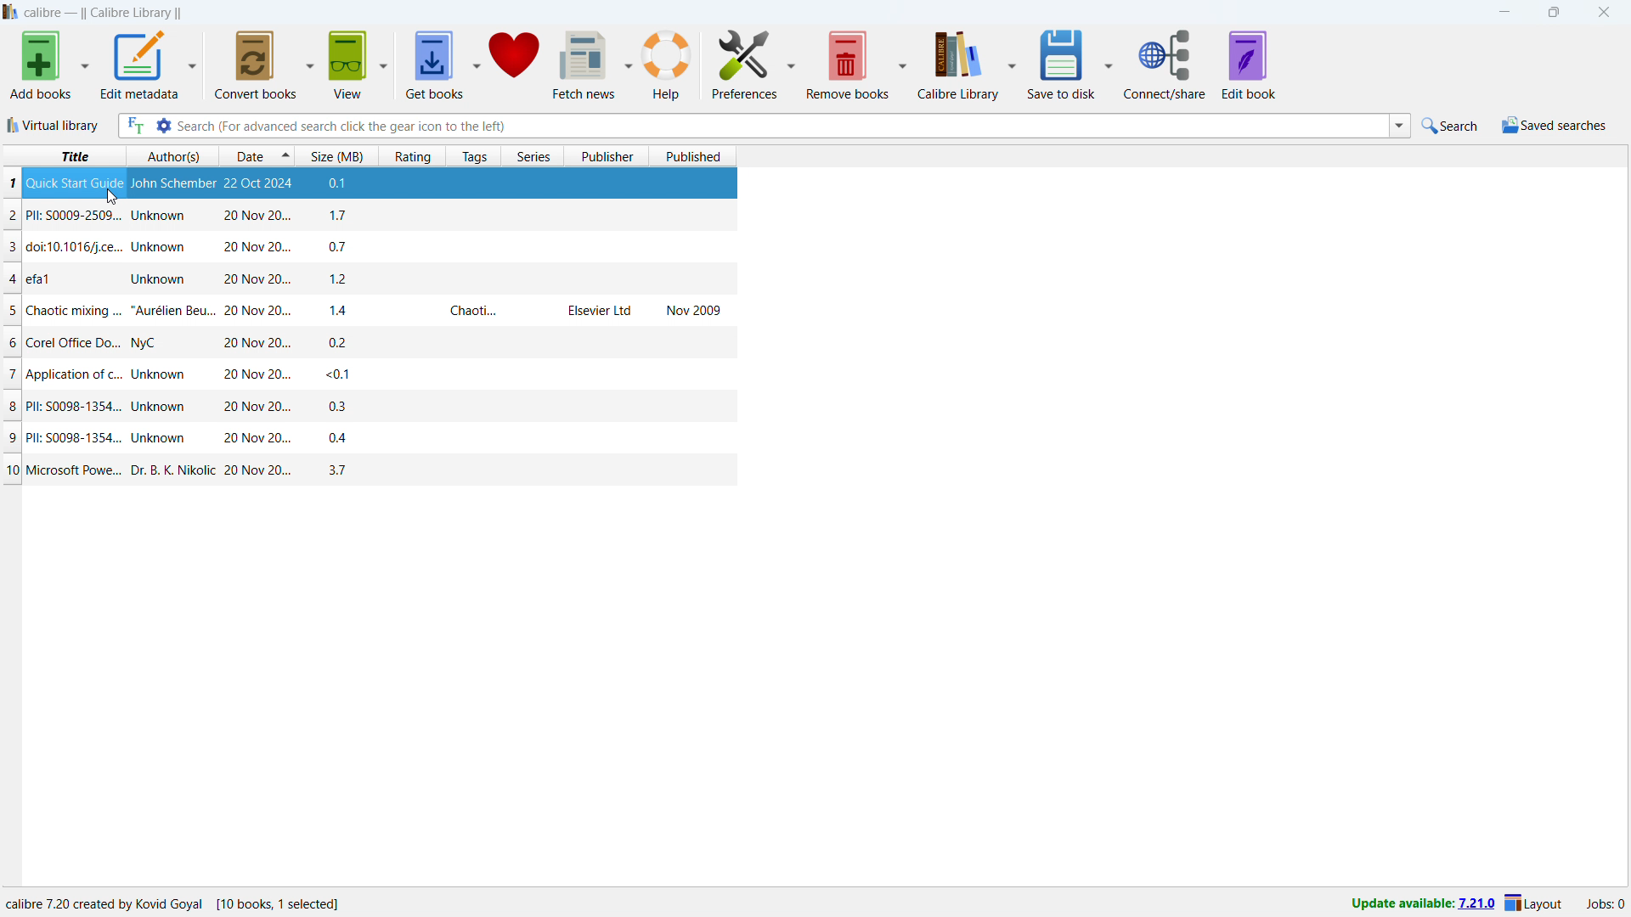 The height and width of the screenshot is (917, 1631). I want to click on software program information, so click(181, 905).